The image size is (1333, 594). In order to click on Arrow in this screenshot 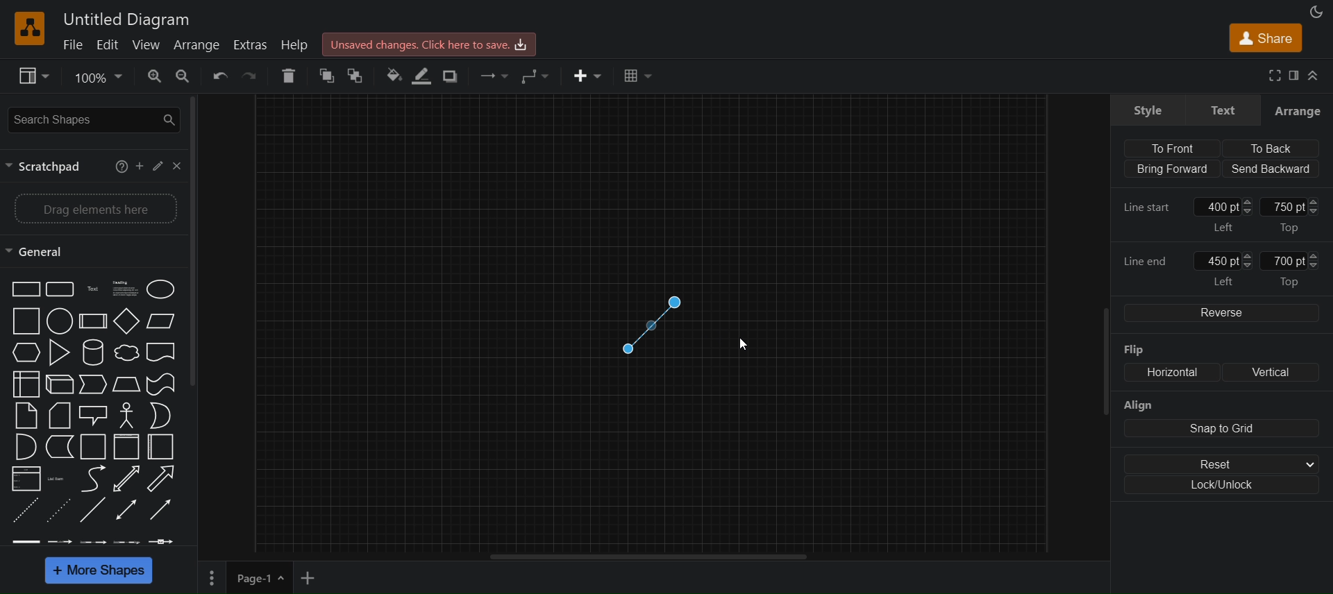, I will do `click(165, 478)`.